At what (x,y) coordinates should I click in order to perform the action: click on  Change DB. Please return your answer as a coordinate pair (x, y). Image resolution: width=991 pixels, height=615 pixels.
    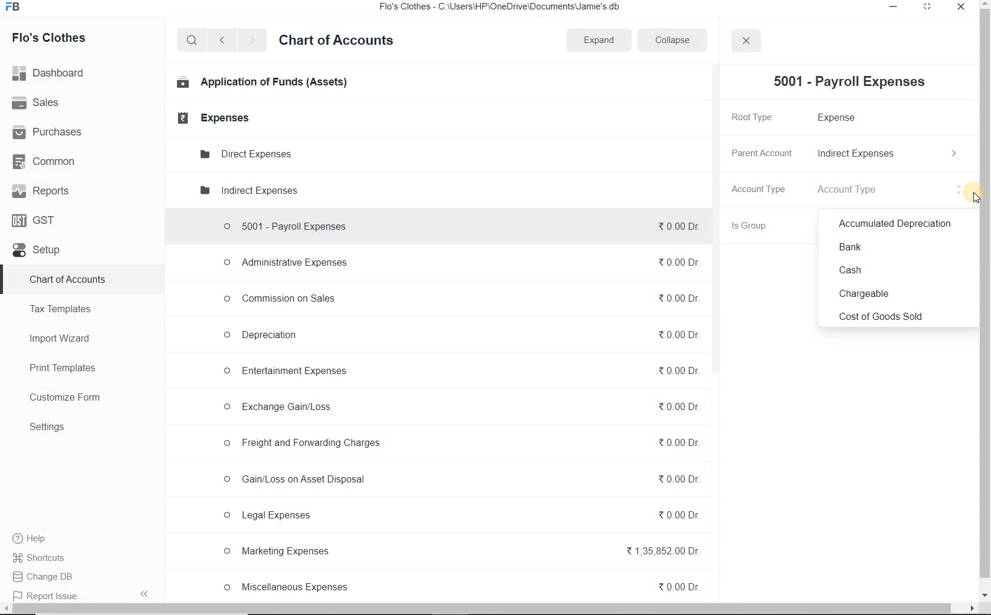
    Looking at the image, I should click on (50, 576).